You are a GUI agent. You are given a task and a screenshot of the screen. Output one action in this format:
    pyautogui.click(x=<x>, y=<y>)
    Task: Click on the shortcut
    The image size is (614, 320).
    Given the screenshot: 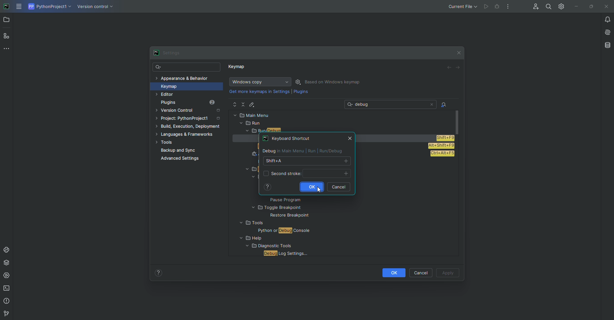 What is the action you would take?
    pyautogui.click(x=443, y=153)
    